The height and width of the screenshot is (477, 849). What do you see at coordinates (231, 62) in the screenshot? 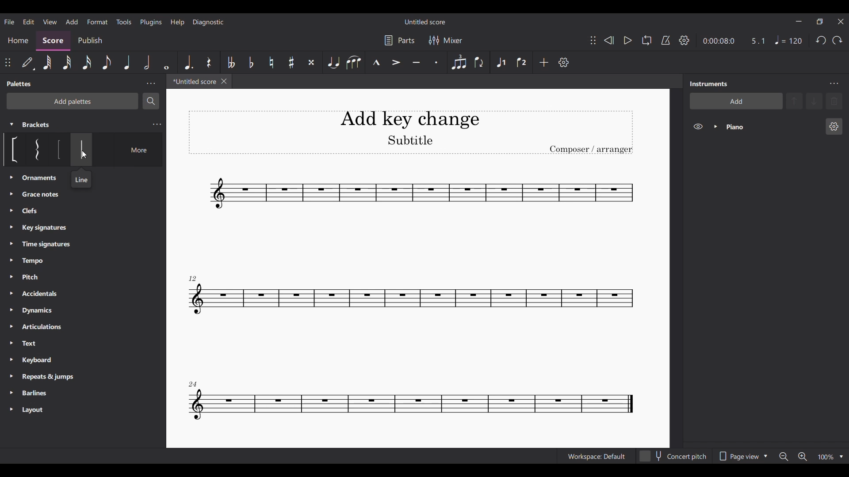
I see `Toggle double flat` at bounding box center [231, 62].